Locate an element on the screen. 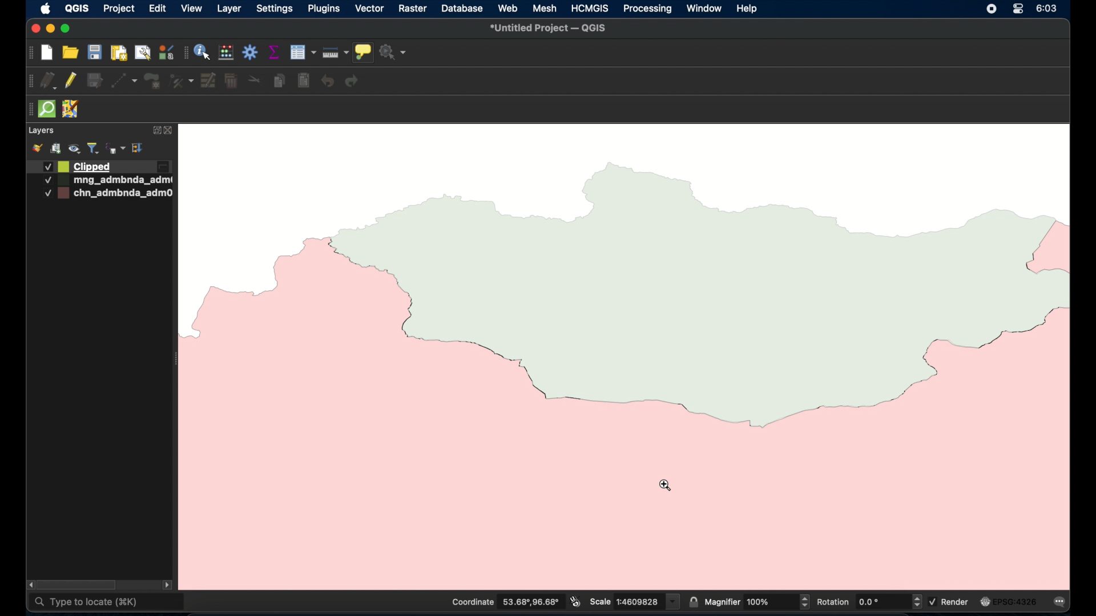 The width and height of the screenshot is (1096, 616). scroll box is located at coordinates (79, 585).